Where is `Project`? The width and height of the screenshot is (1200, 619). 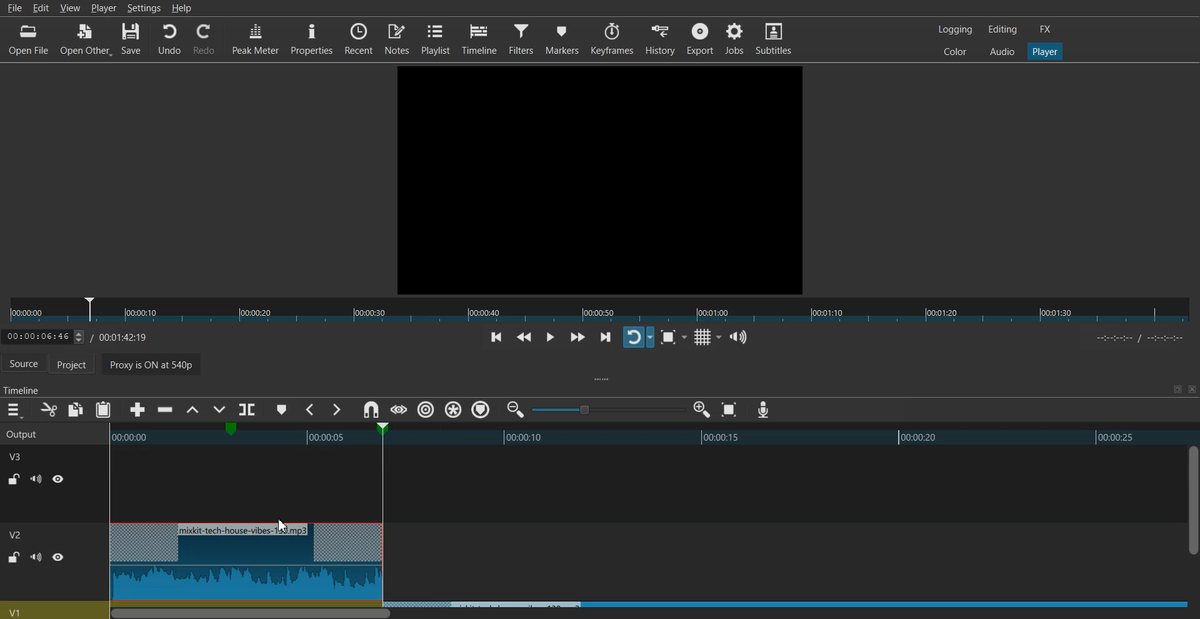
Project is located at coordinates (78, 365).